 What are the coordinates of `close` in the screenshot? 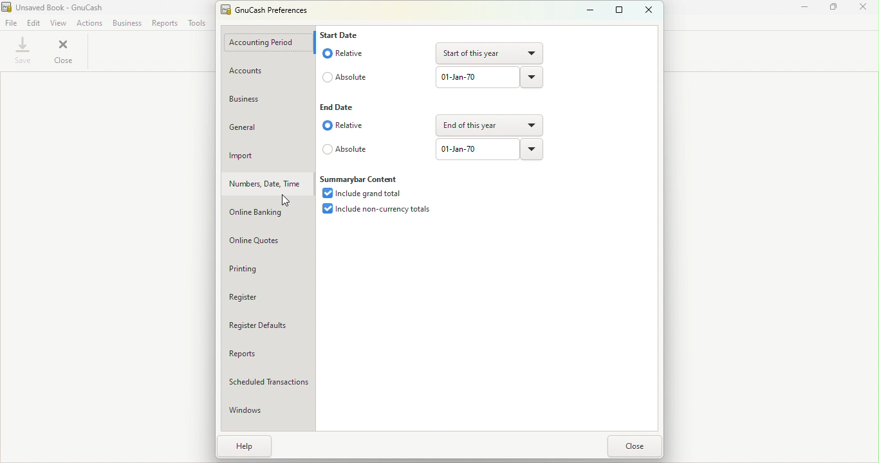 It's located at (864, 9).